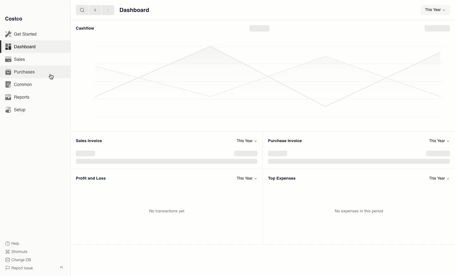  I want to click on cursor, so click(52, 77).